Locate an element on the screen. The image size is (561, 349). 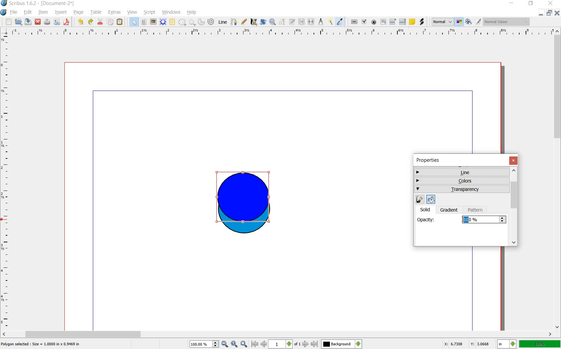
normal  is located at coordinates (441, 22).